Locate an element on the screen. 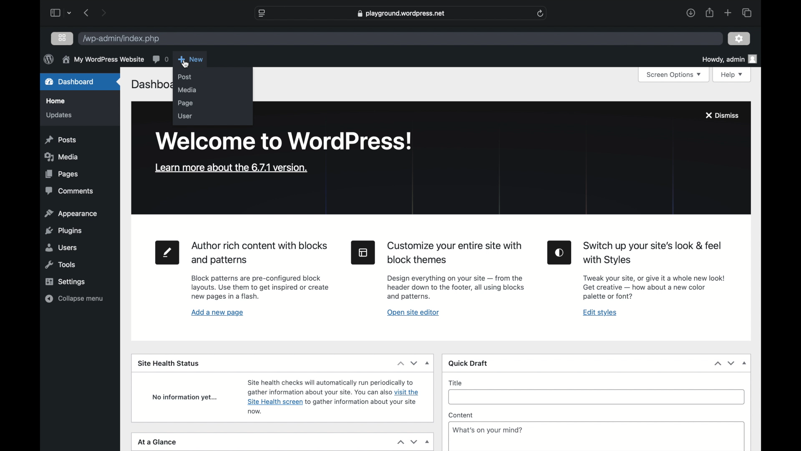  at a glance is located at coordinates (157, 442).